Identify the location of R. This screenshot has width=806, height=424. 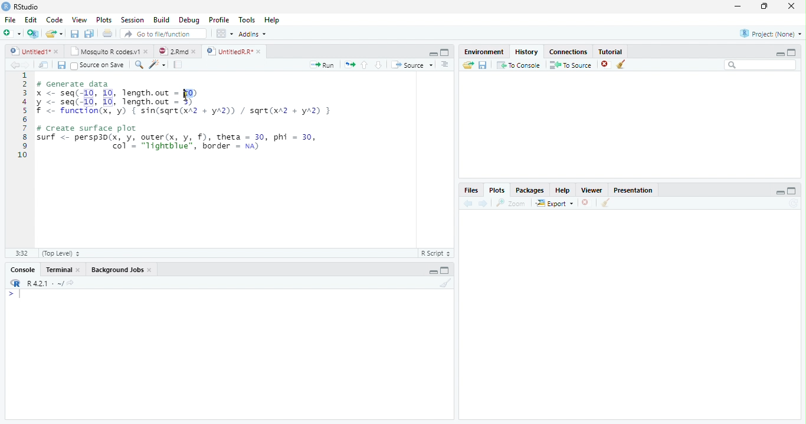
(14, 283).